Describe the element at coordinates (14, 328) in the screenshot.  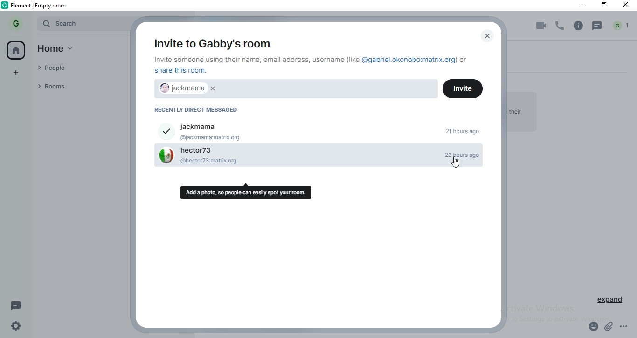
I see `settings` at that location.